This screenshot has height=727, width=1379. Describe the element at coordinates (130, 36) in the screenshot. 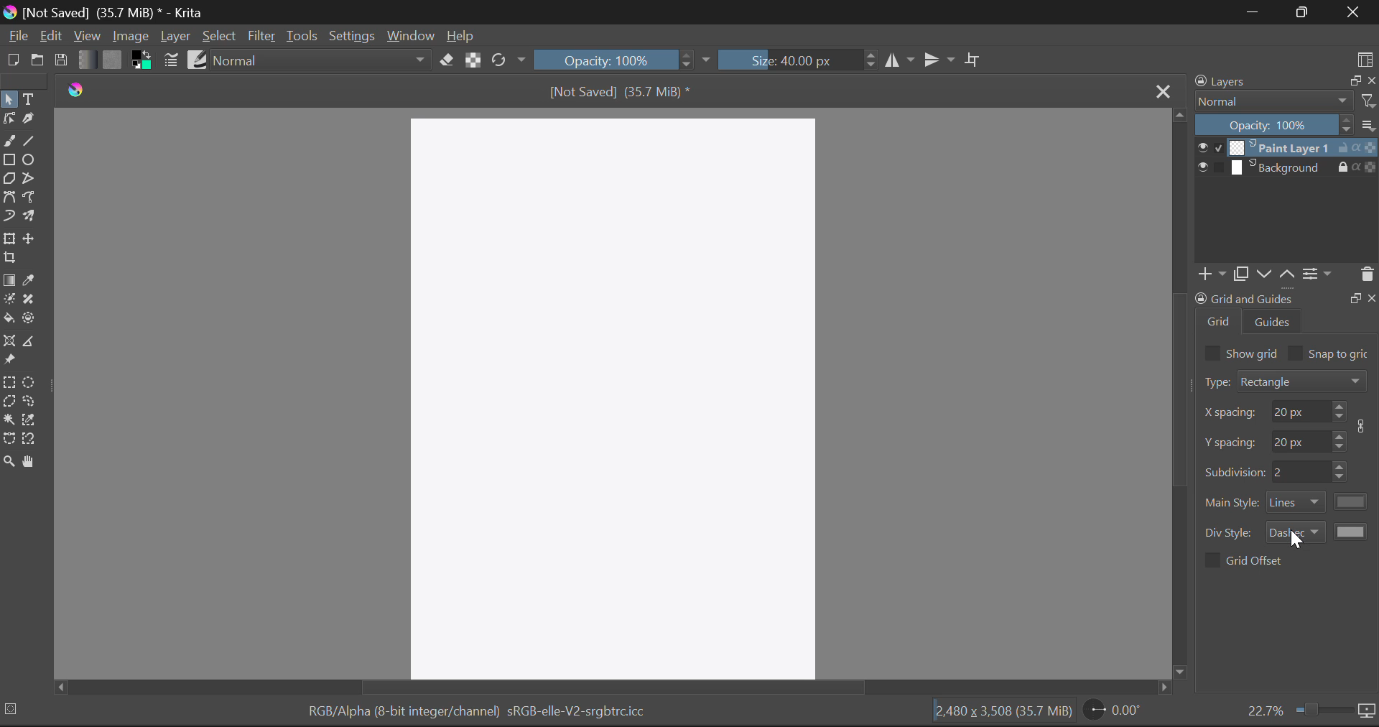

I see `Image` at that location.